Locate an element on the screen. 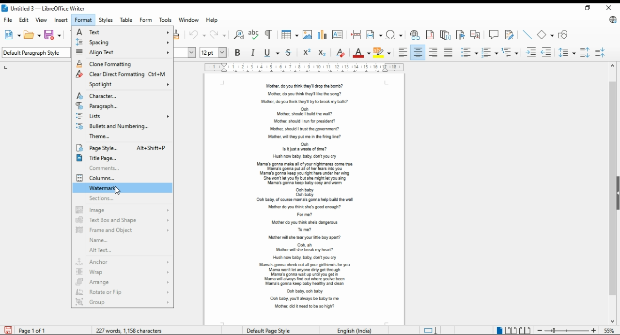 This screenshot has width=620, height=335. show track changes functions is located at coordinates (510, 35).